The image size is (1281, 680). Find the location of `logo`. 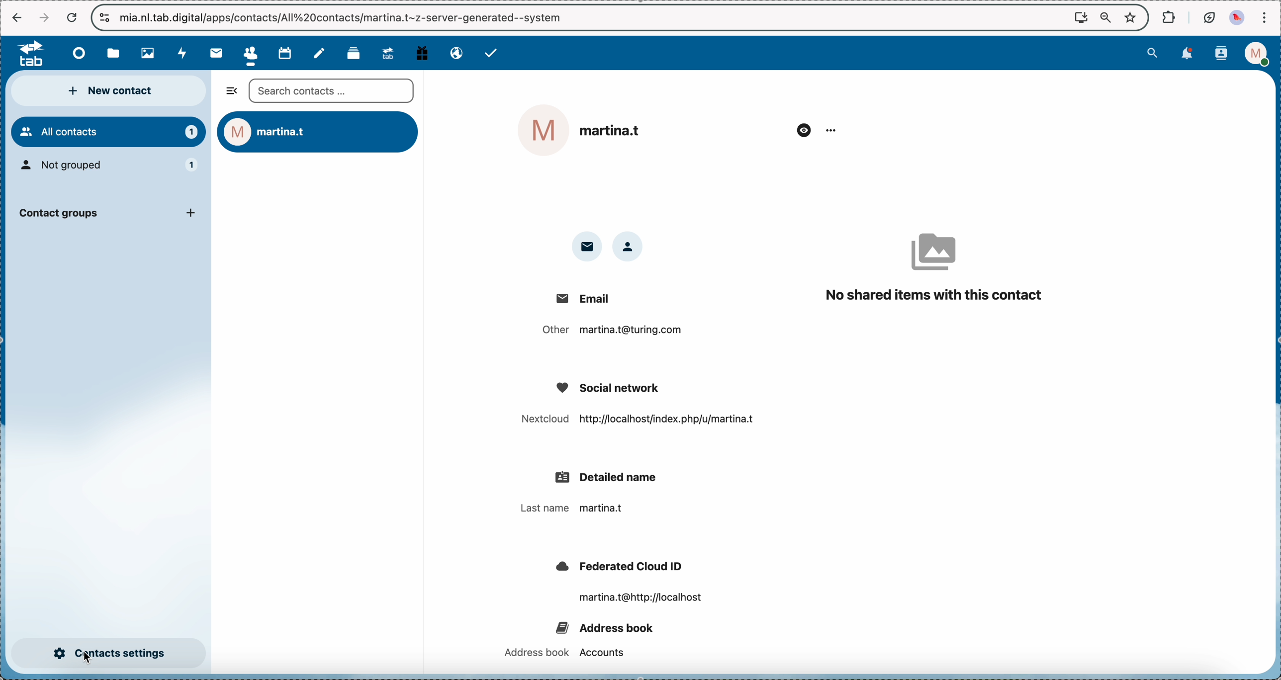

logo is located at coordinates (25, 54).